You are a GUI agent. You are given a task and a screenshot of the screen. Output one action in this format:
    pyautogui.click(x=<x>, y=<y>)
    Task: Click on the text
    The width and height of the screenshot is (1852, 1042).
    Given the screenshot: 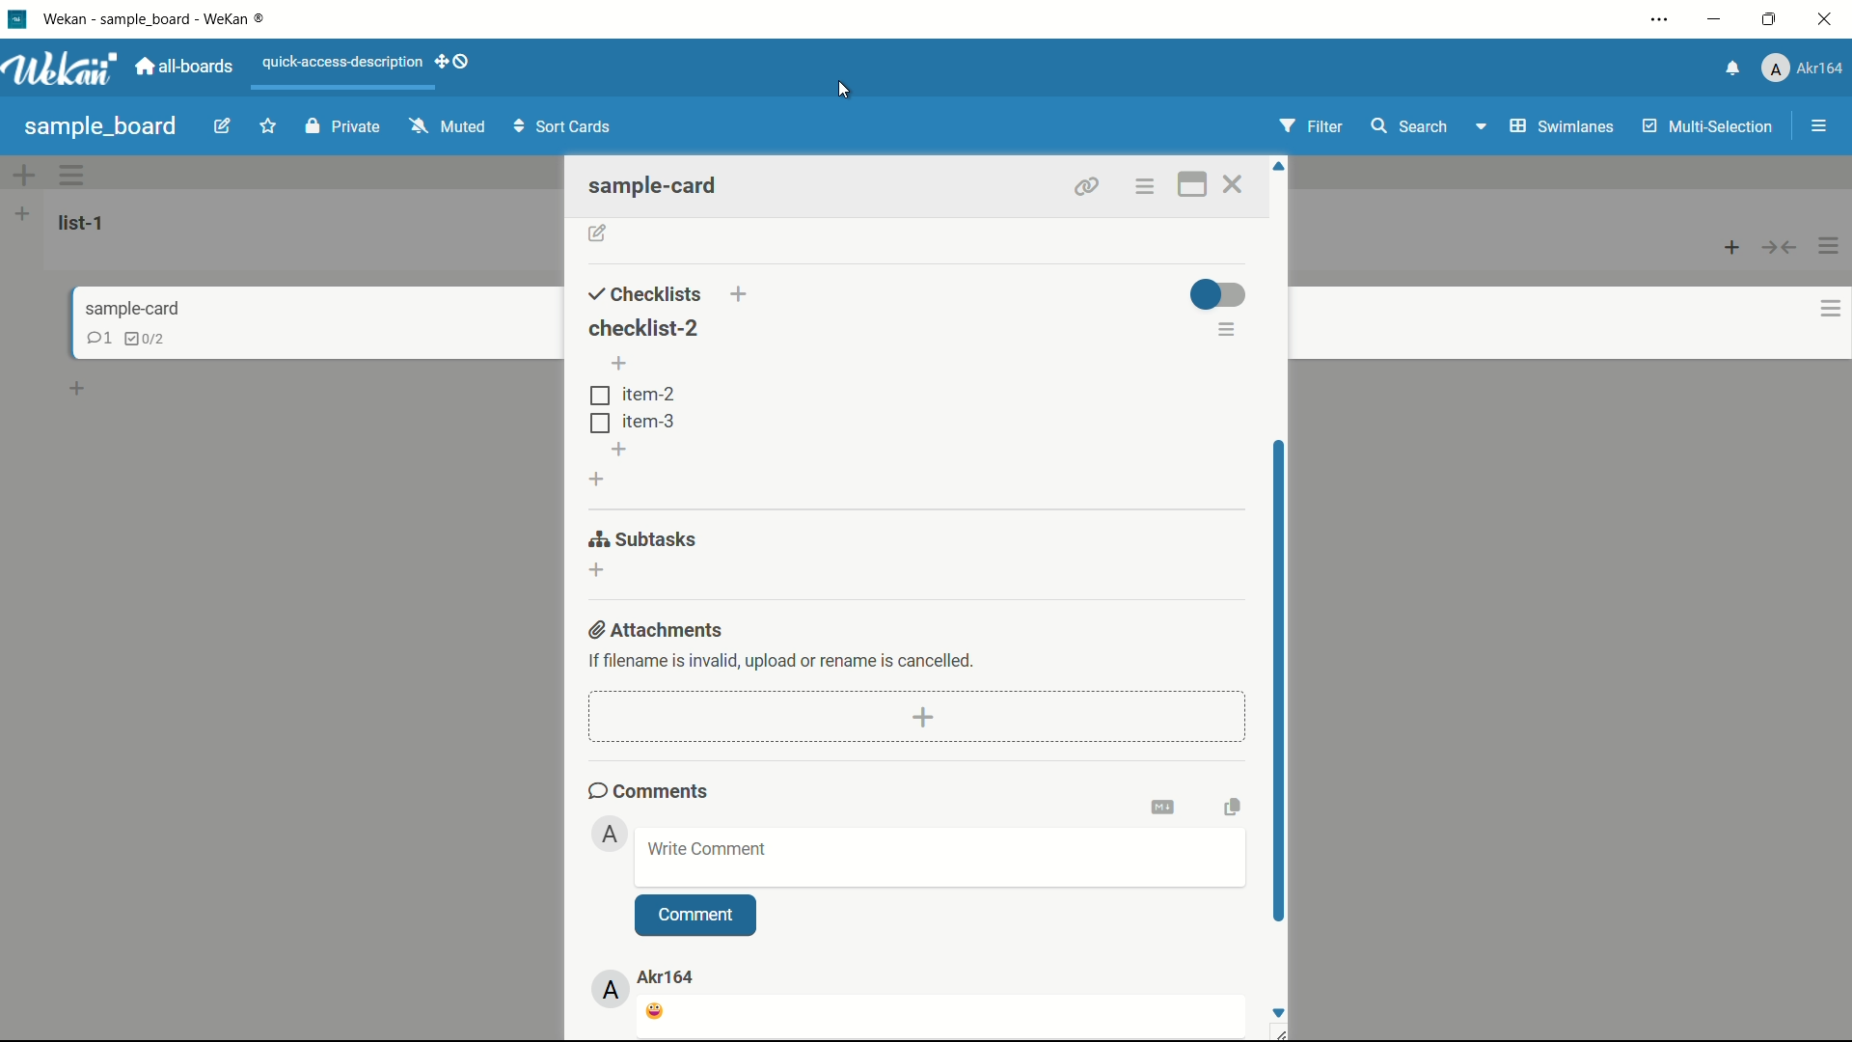 What is the action you would take?
    pyautogui.click(x=783, y=659)
    